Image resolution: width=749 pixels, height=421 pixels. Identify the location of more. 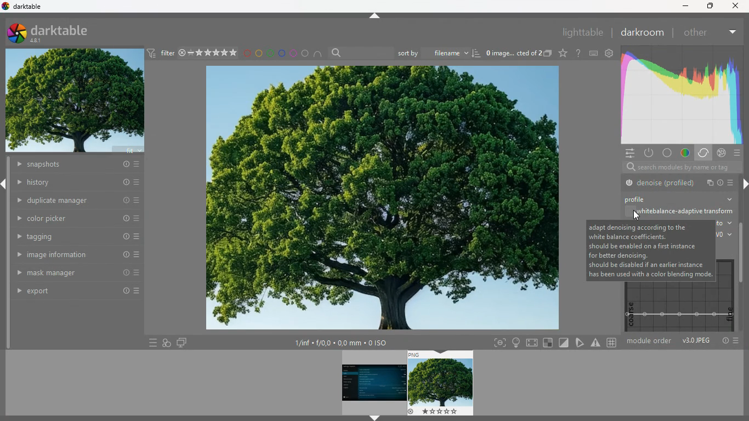
(733, 182).